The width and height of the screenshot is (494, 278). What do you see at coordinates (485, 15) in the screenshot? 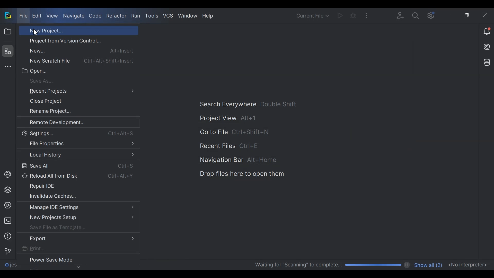
I see `Close` at bounding box center [485, 15].